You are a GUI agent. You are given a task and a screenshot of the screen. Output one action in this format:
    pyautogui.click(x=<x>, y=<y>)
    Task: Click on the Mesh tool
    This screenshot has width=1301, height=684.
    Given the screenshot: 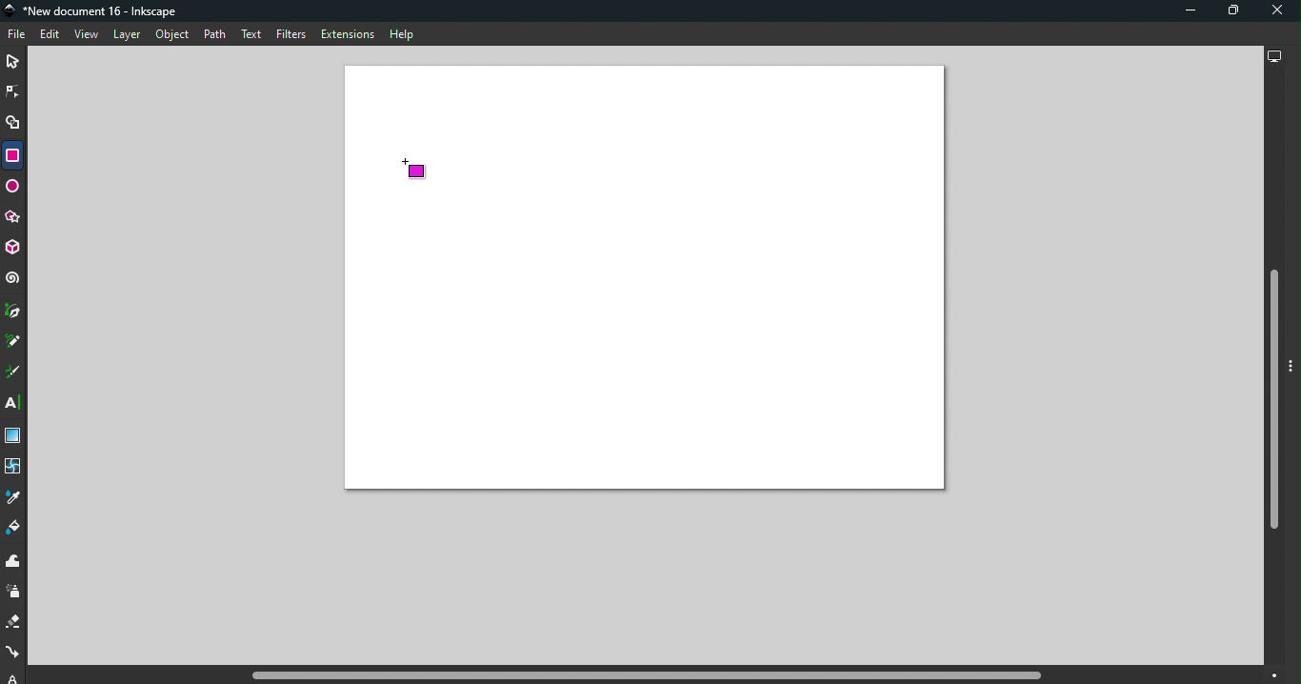 What is the action you would take?
    pyautogui.click(x=14, y=468)
    